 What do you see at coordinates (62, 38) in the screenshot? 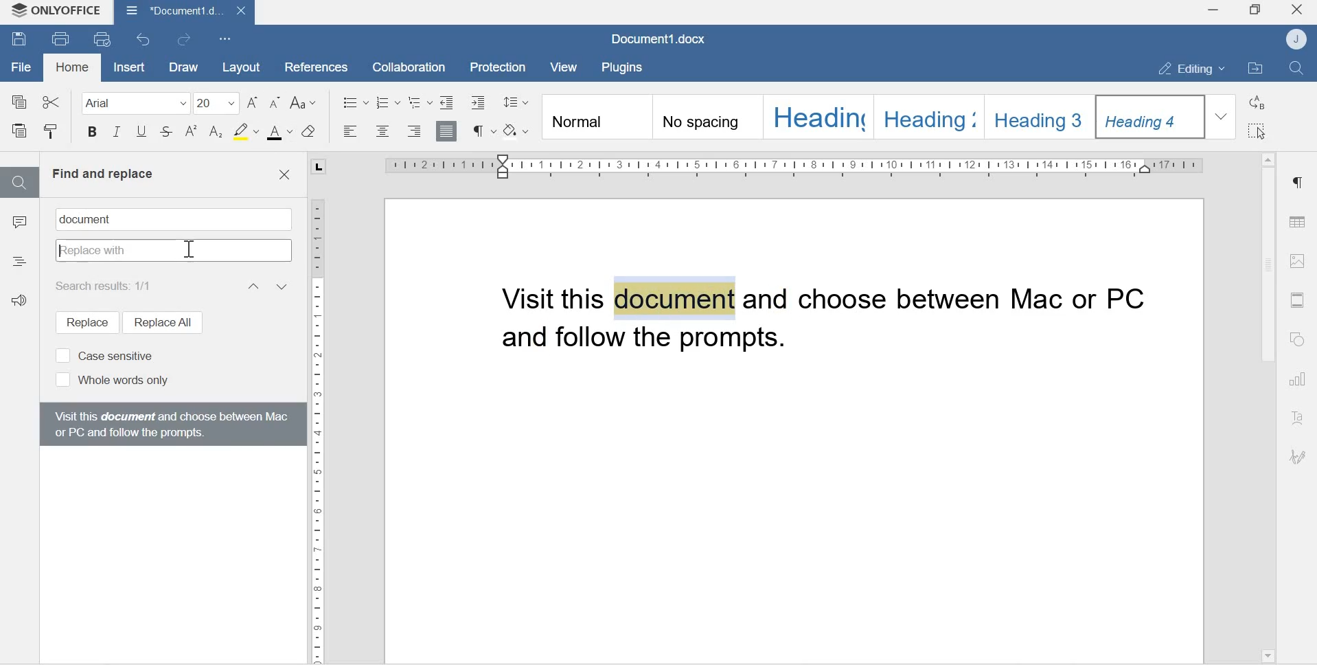
I see `Print file` at bounding box center [62, 38].